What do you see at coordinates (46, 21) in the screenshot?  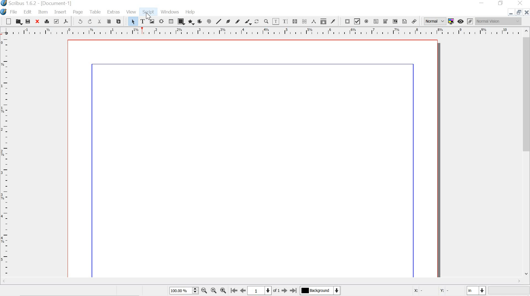 I see `print` at bounding box center [46, 21].